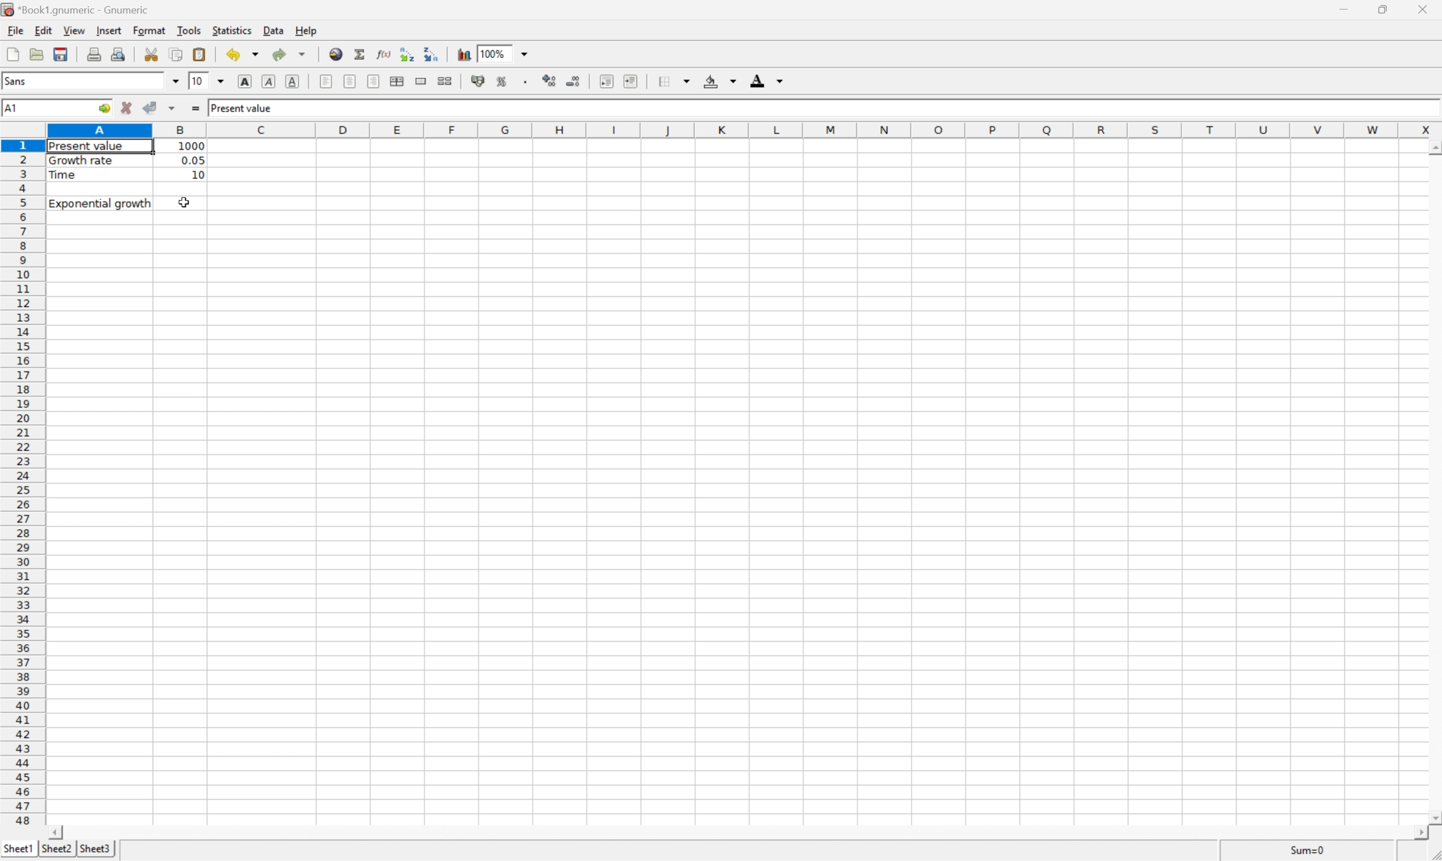 The height and width of the screenshot is (861, 1442). Describe the element at coordinates (360, 53) in the screenshot. I see `Sum into current cell` at that location.